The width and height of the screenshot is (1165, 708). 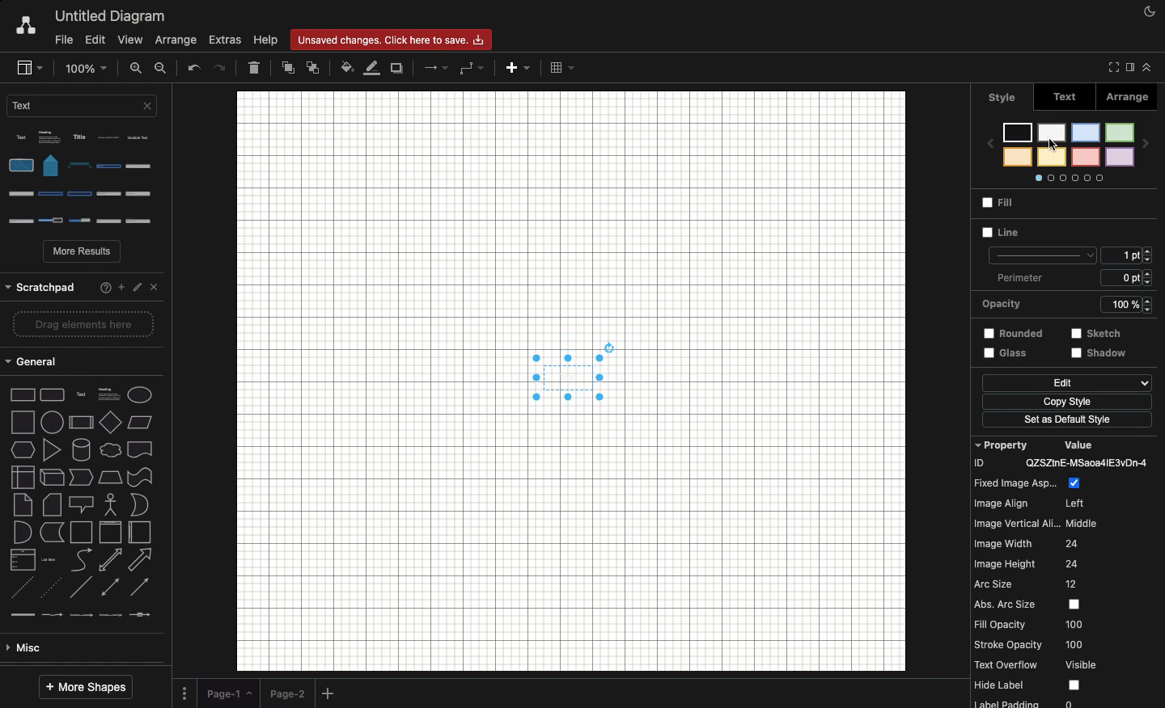 What do you see at coordinates (193, 69) in the screenshot?
I see `Undo` at bounding box center [193, 69].